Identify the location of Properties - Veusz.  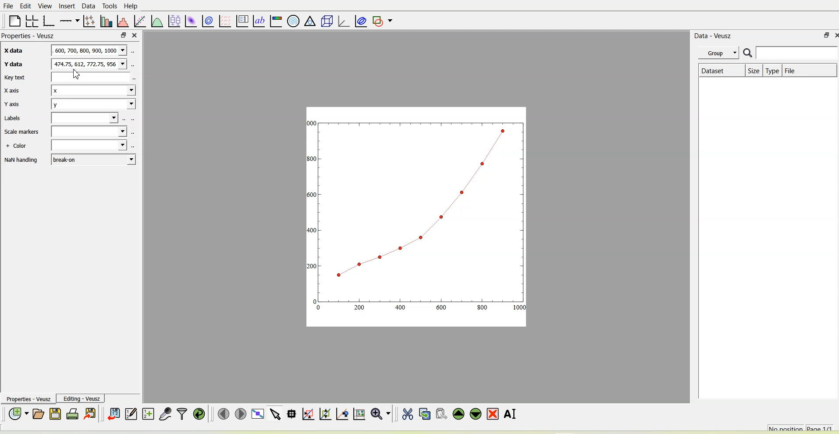
(26, 398).